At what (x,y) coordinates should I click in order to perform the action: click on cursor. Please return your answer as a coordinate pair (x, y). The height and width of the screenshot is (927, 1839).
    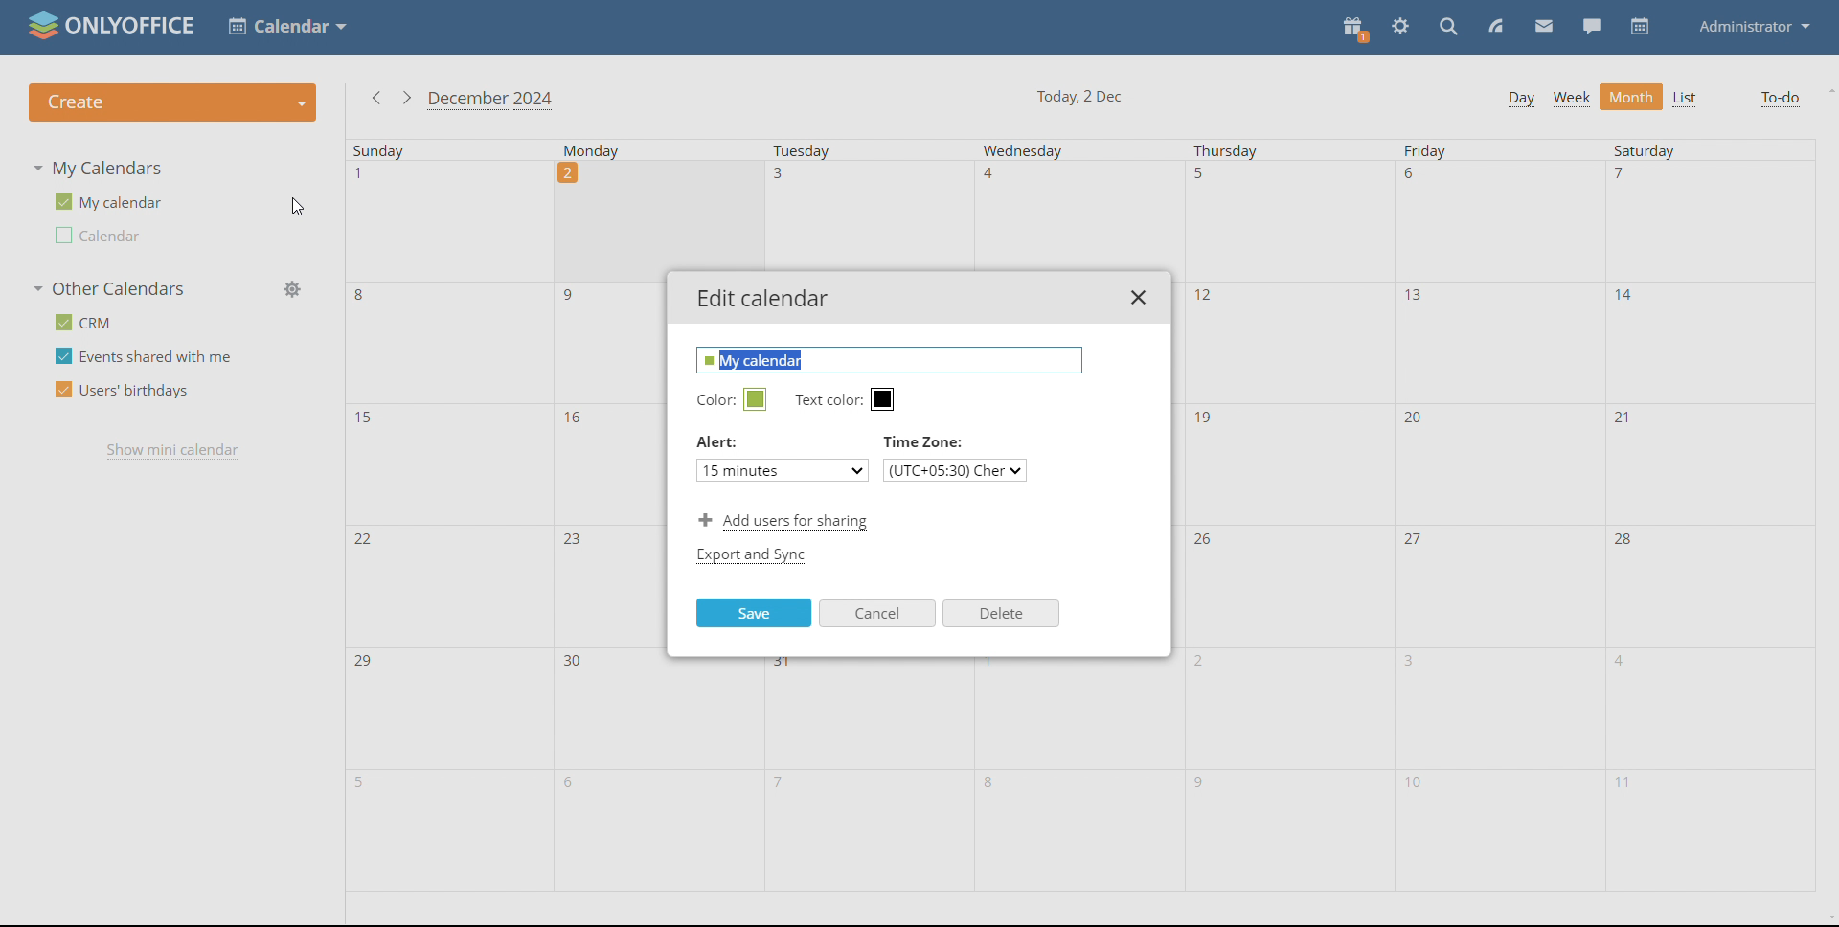
    Looking at the image, I should click on (296, 211).